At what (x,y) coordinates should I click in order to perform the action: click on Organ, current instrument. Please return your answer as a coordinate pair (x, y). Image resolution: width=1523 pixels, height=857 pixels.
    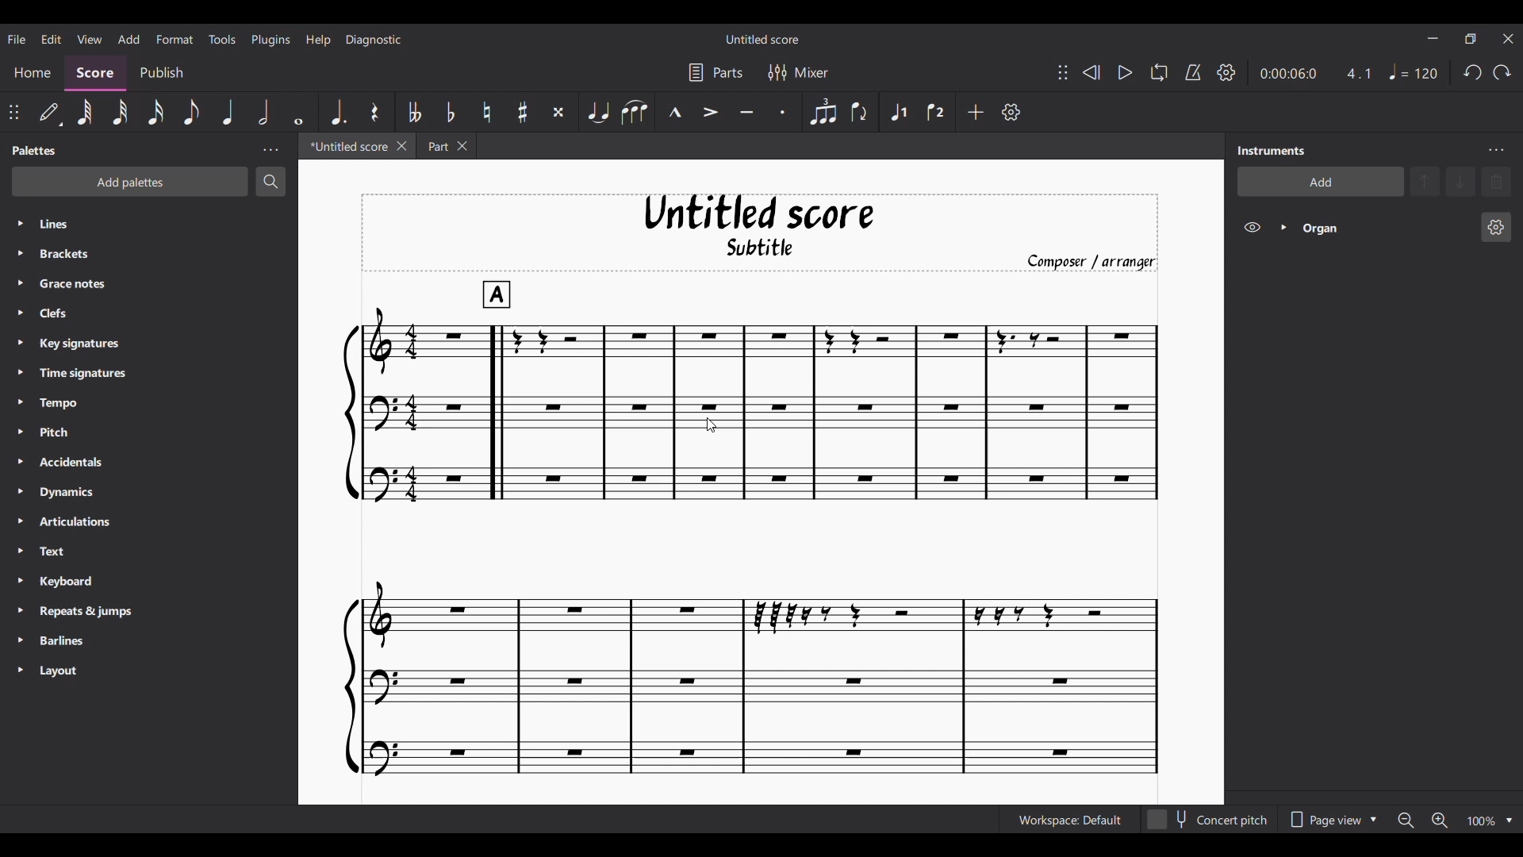
    Looking at the image, I should click on (1385, 229).